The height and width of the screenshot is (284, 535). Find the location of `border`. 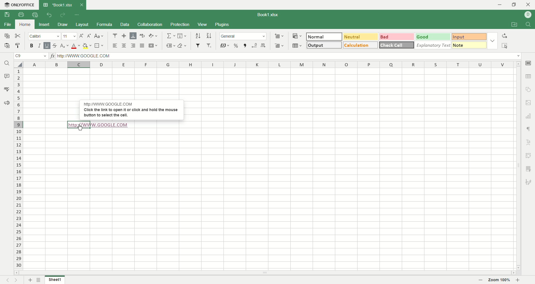

border is located at coordinates (98, 46).